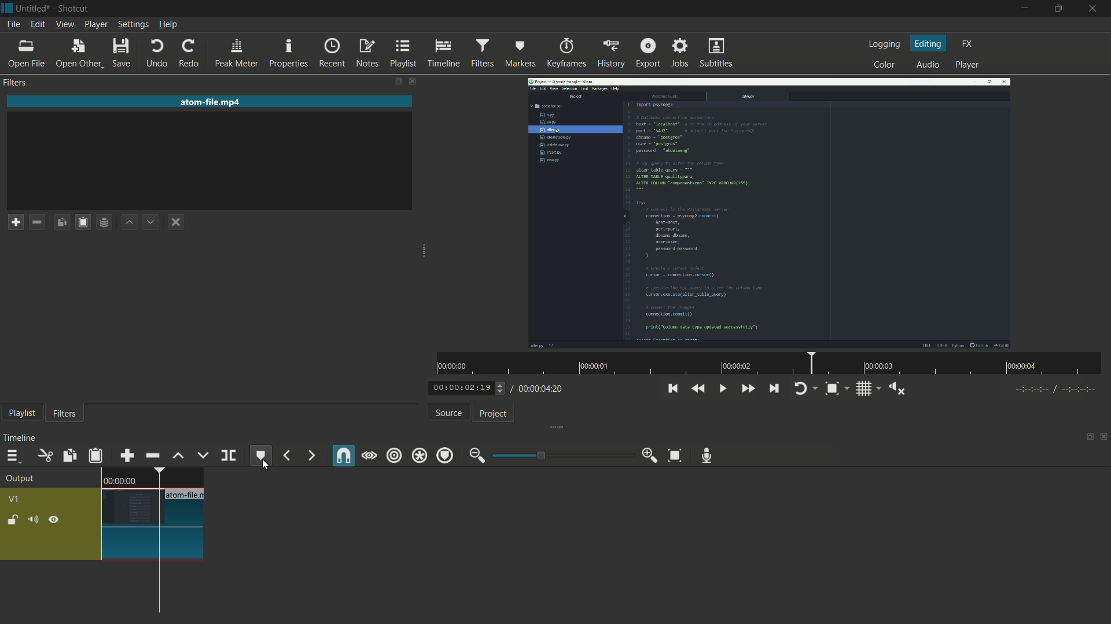 Image resolution: width=1111 pixels, height=624 pixels. What do you see at coordinates (801, 389) in the screenshot?
I see `toggle player looping` at bounding box center [801, 389].